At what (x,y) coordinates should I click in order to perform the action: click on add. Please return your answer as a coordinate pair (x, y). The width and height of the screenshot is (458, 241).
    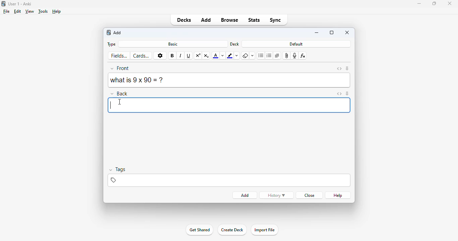
    Looking at the image, I should click on (245, 195).